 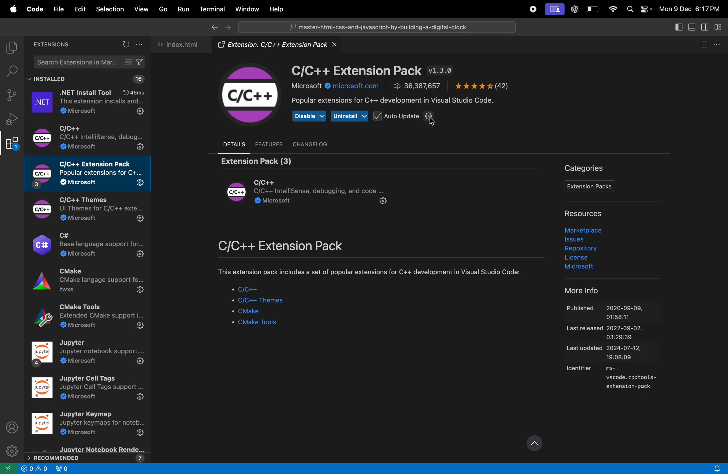 What do you see at coordinates (11, 70) in the screenshot?
I see `search bar` at bounding box center [11, 70].